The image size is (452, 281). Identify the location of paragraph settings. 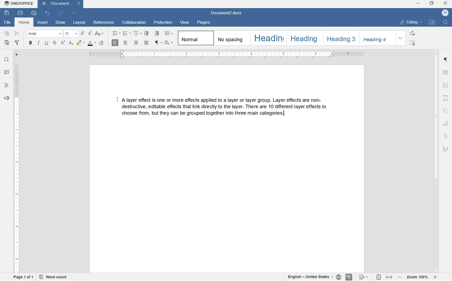
(446, 61).